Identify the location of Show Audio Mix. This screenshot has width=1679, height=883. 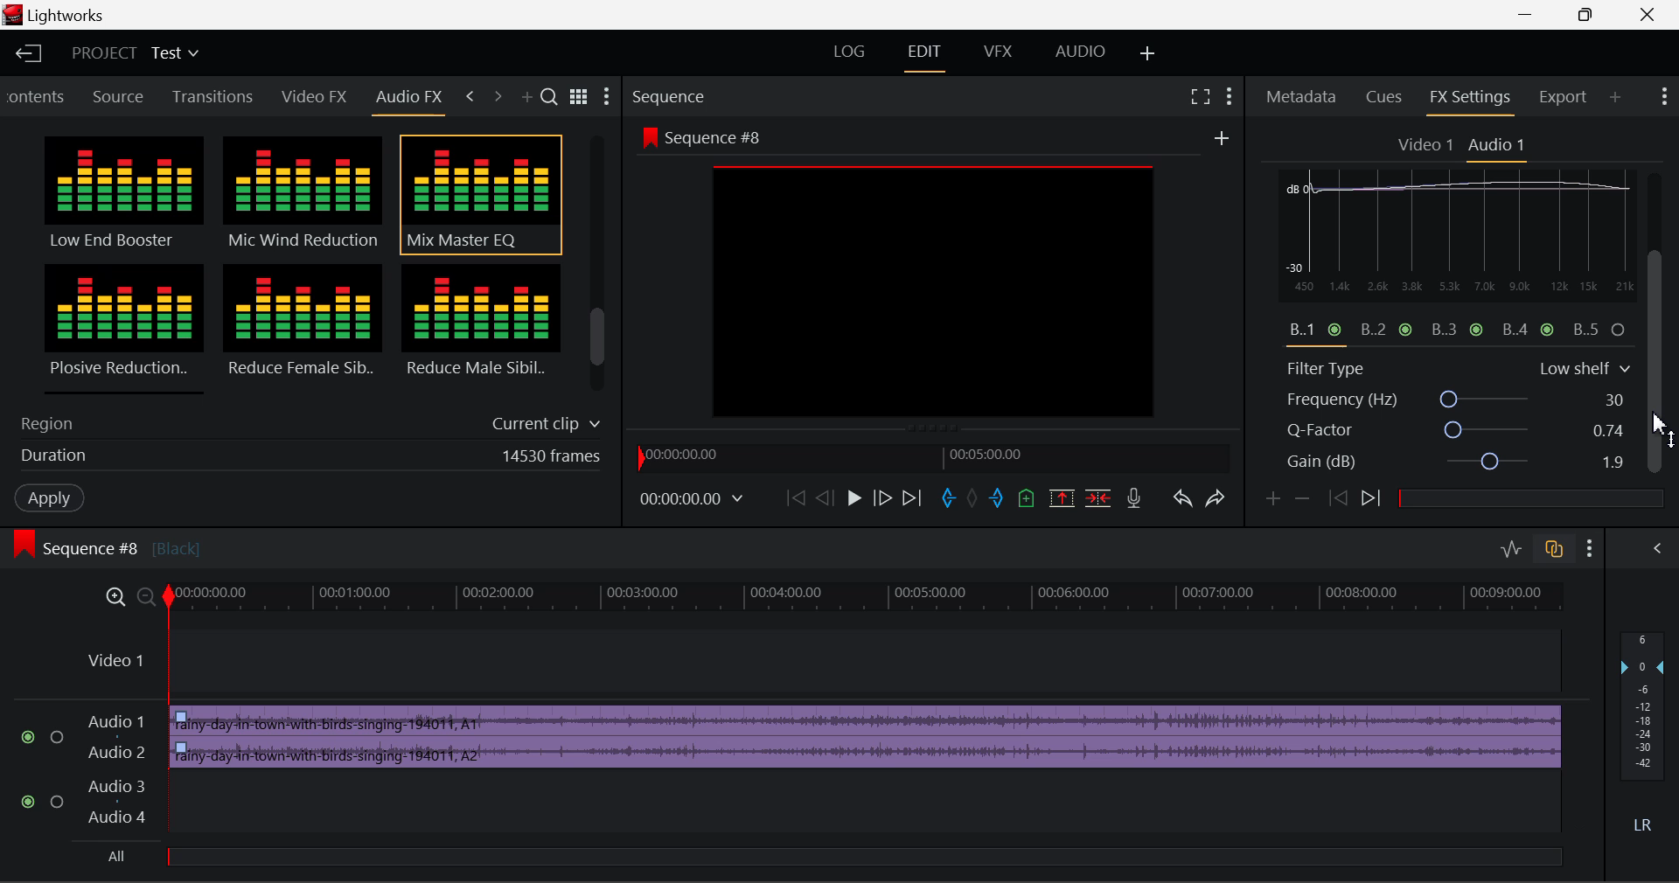
(1655, 548).